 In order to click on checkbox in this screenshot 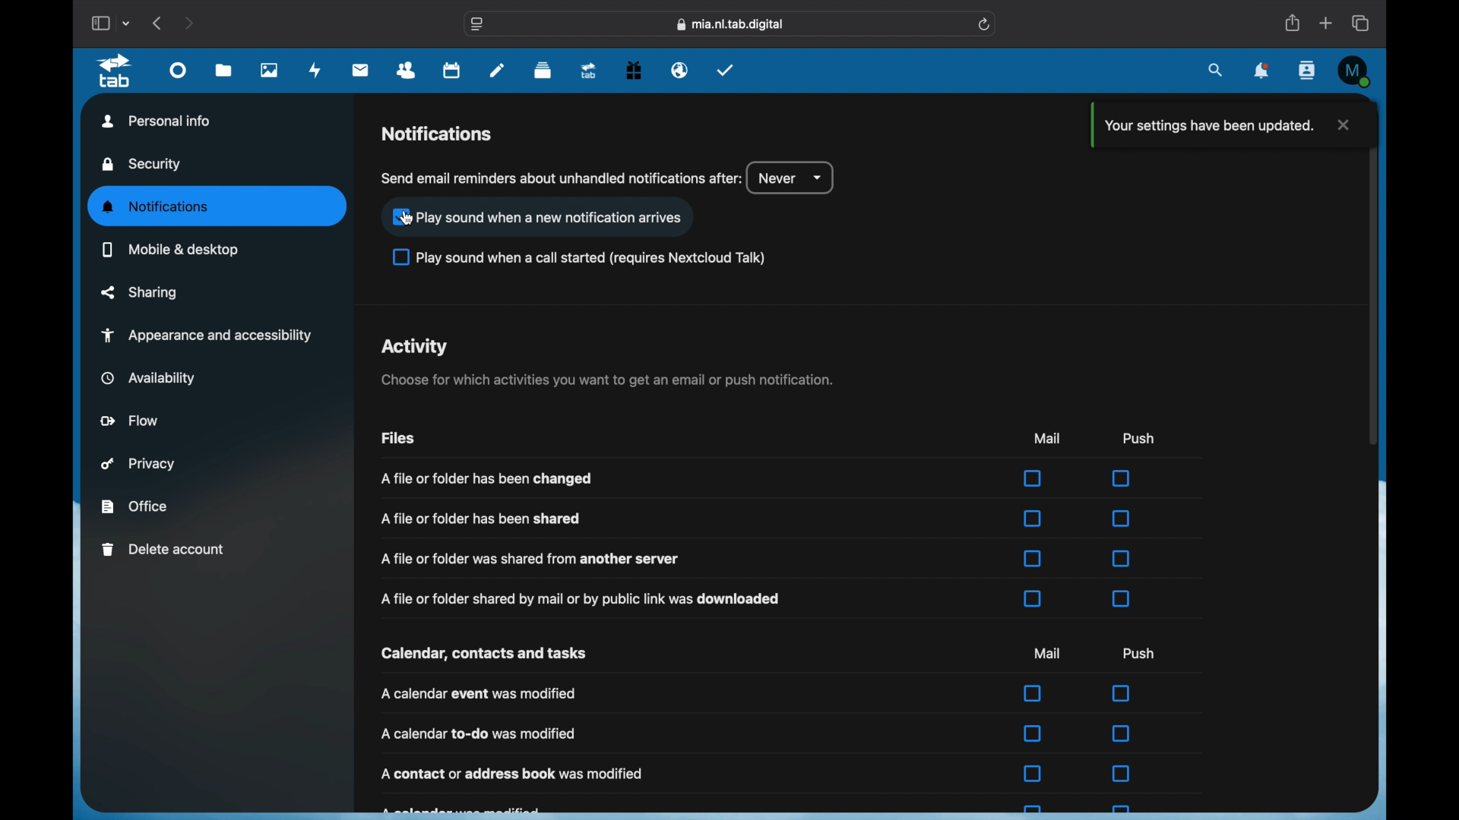, I will do `click(1120, 809)`.